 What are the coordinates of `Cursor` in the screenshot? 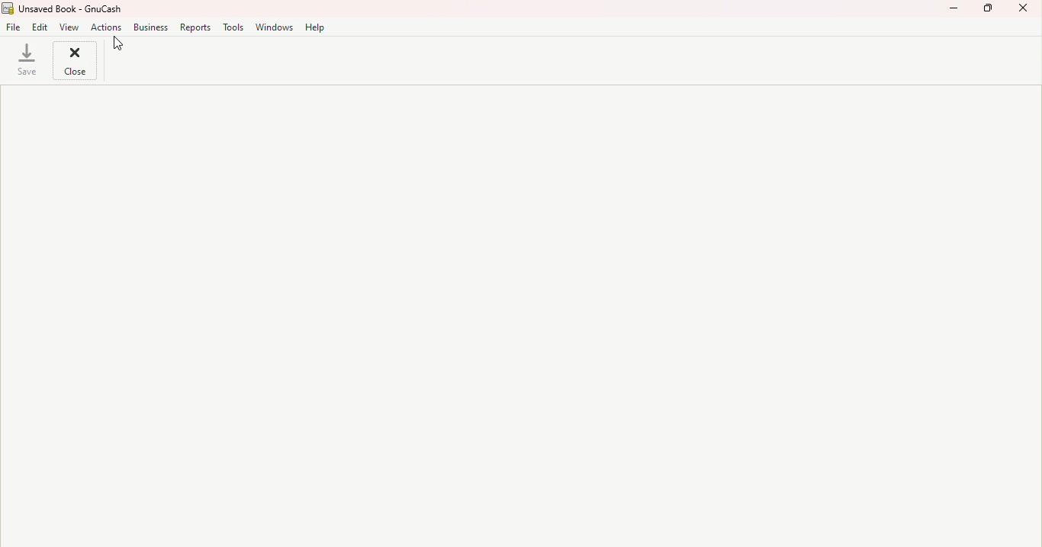 It's located at (120, 46).